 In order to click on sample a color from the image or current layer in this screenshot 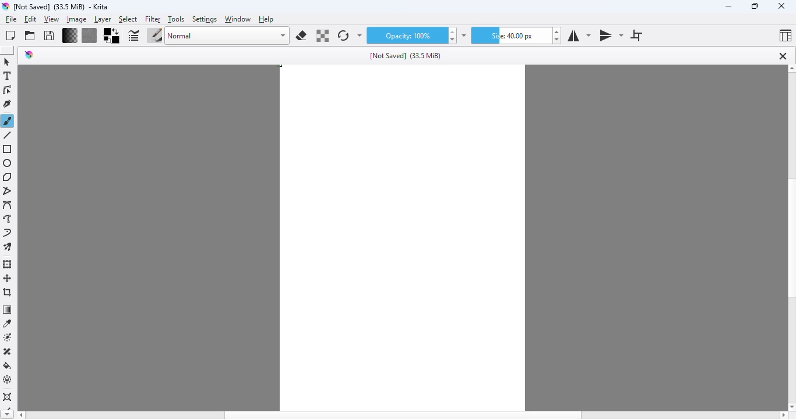, I will do `click(9, 324)`.